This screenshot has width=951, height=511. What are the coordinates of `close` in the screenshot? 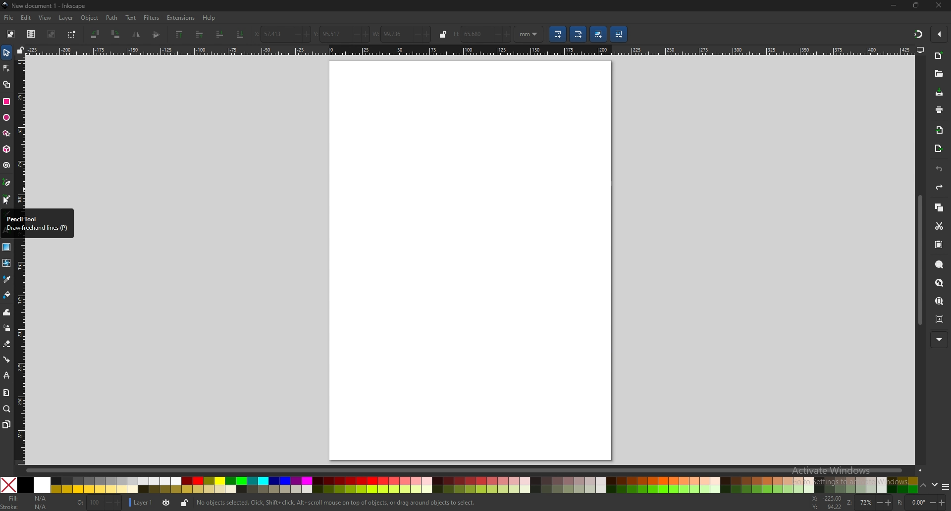 It's located at (939, 5).